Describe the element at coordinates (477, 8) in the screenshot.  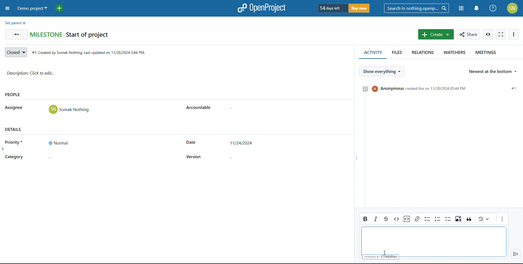
I see `notifications` at that location.